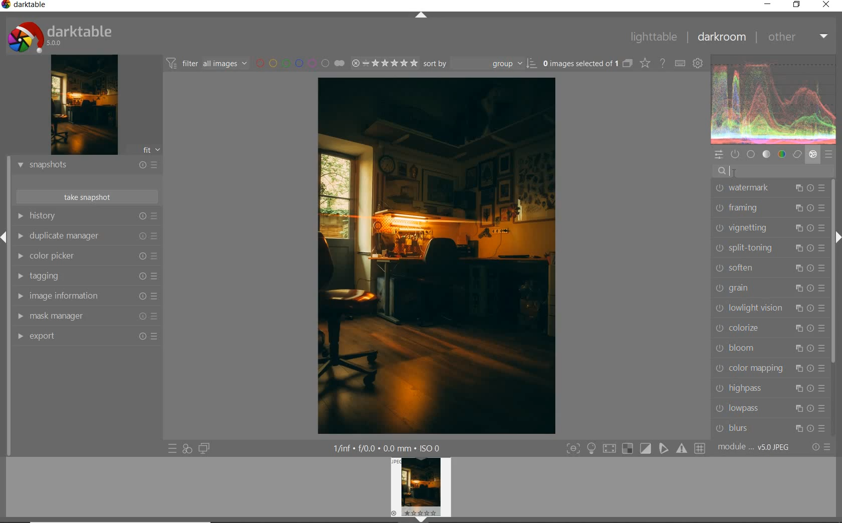  What do you see at coordinates (751, 154) in the screenshot?
I see `base` at bounding box center [751, 154].